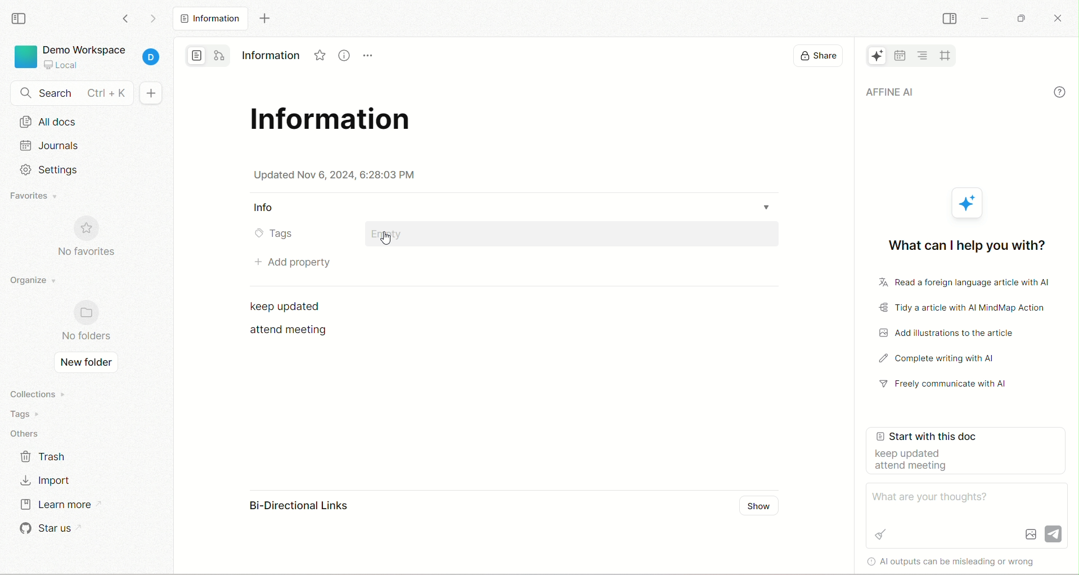 The height and width of the screenshot is (575, 1079). I want to click on all docs, so click(211, 19).